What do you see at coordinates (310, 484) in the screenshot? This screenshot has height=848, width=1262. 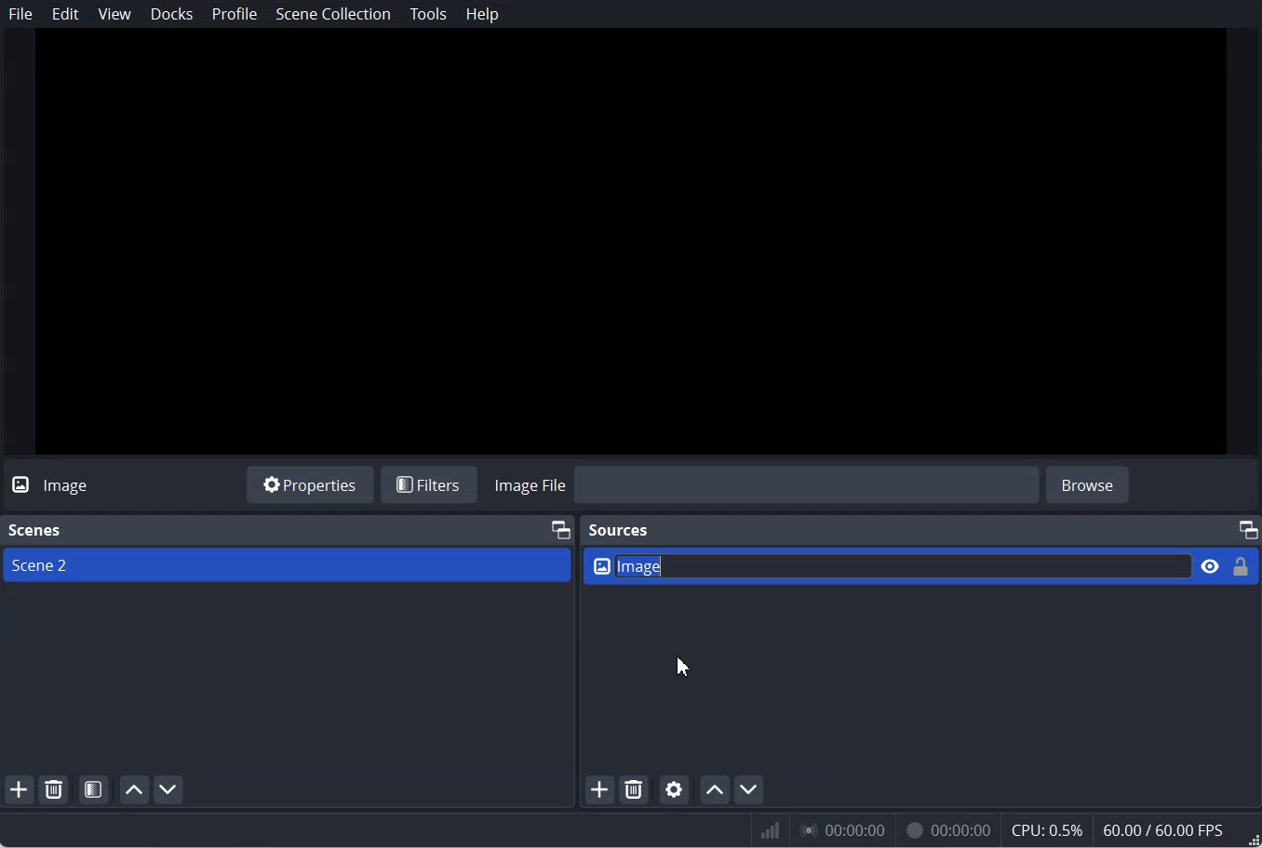 I see `Properties` at bounding box center [310, 484].